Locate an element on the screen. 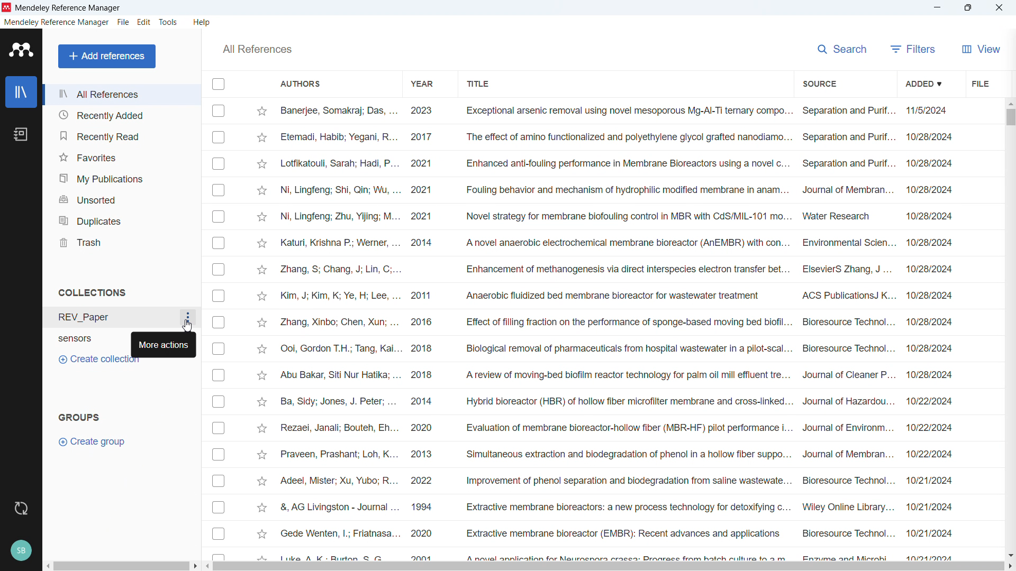 The width and height of the screenshot is (1016, 571). All references is located at coordinates (257, 49).